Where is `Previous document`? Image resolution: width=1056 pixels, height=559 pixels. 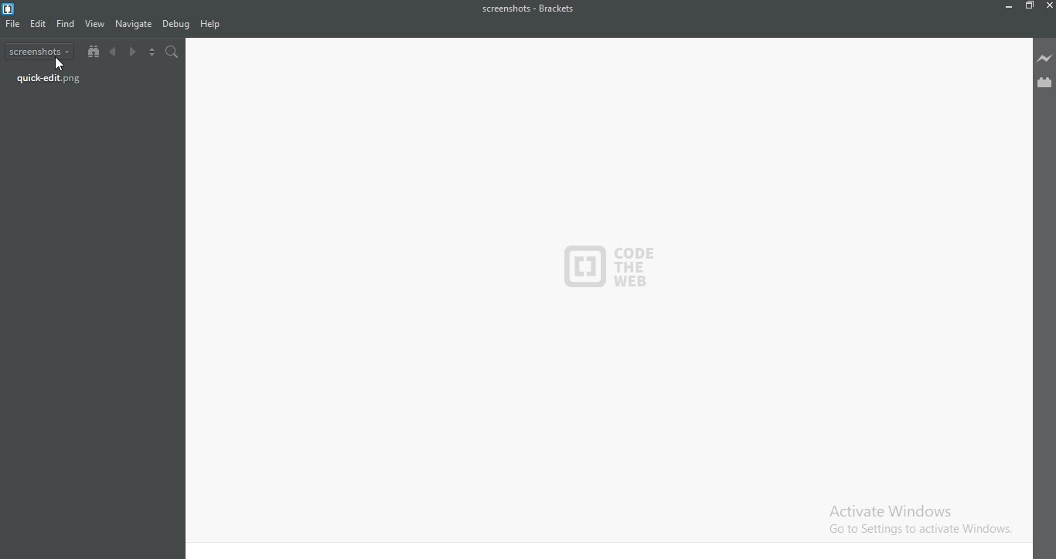 Previous document is located at coordinates (114, 53).